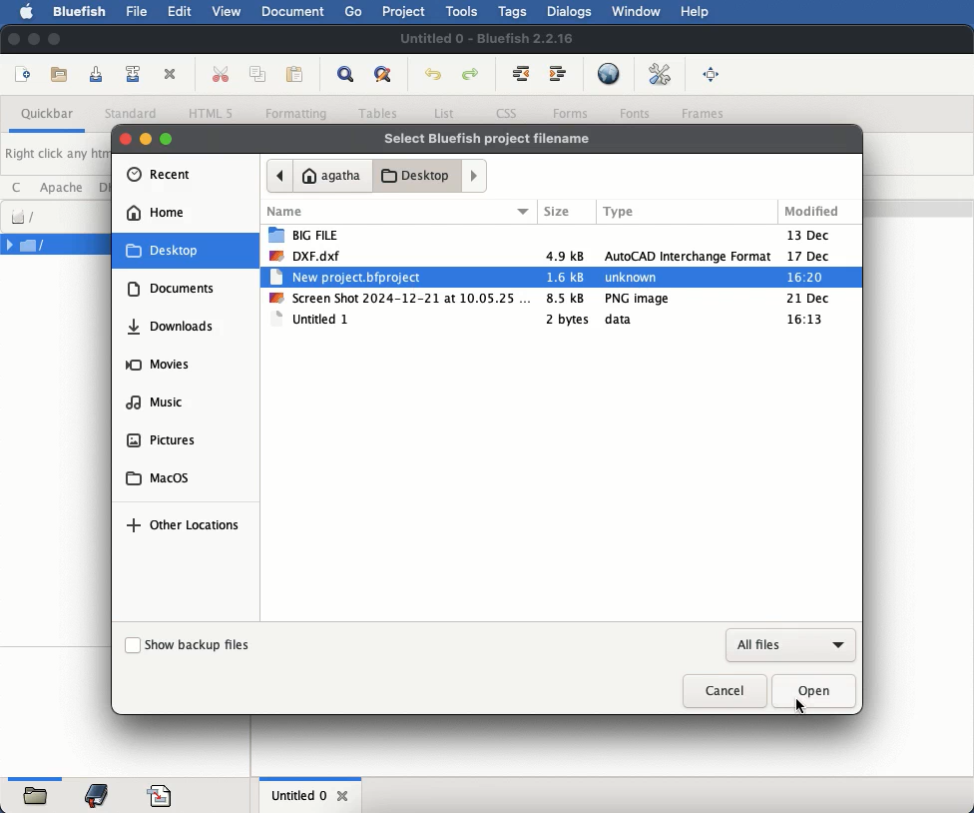 The height and width of the screenshot is (813, 974). What do you see at coordinates (442, 114) in the screenshot?
I see `list` at bounding box center [442, 114].